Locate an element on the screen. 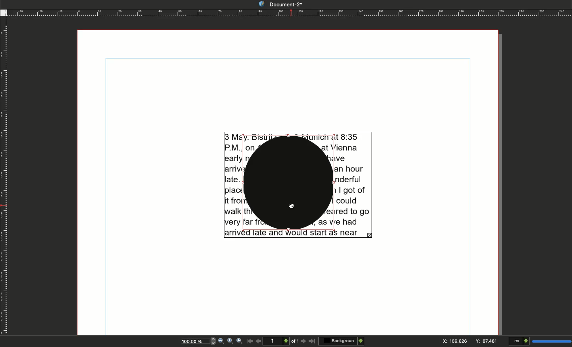 The height and width of the screenshot is (347, 572). Y: 87.481 is located at coordinates (486, 341).